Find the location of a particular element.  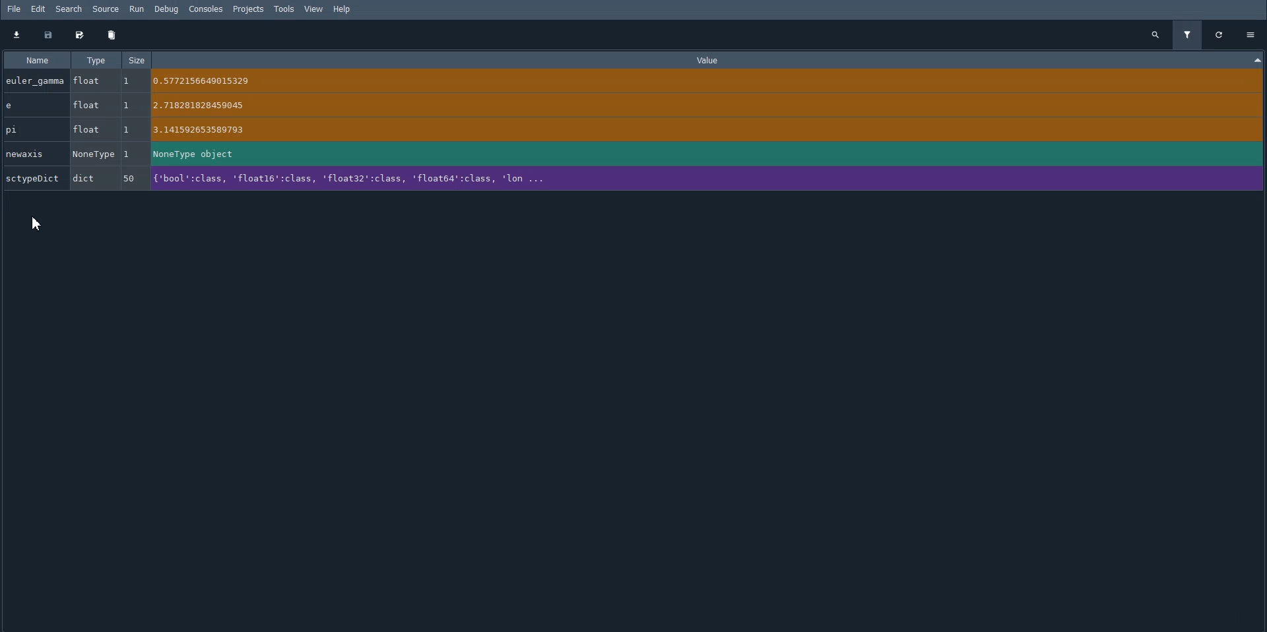

View is located at coordinates (315, 9).